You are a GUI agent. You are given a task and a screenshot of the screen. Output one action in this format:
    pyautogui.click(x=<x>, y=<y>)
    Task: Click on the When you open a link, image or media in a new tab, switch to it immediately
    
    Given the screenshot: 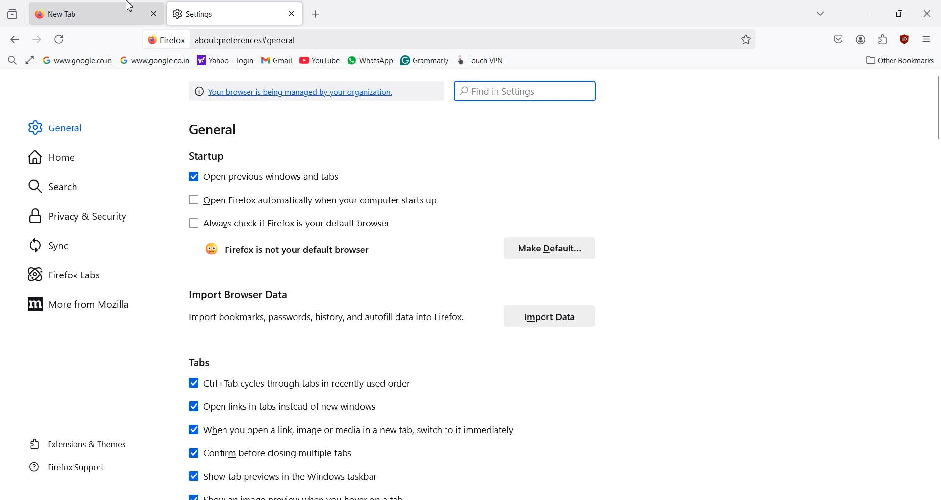 What is the action you would take?
    pyautogui.click(x=351, y=430)
    